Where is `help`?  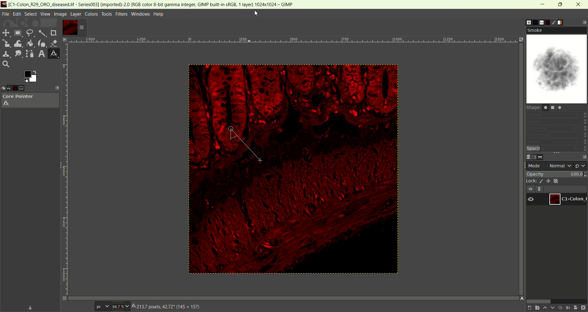
help is located at coordinates (159, 14).